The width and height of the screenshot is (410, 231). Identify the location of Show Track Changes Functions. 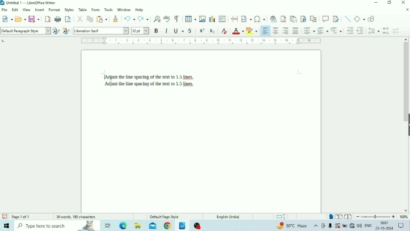
(336, 18).